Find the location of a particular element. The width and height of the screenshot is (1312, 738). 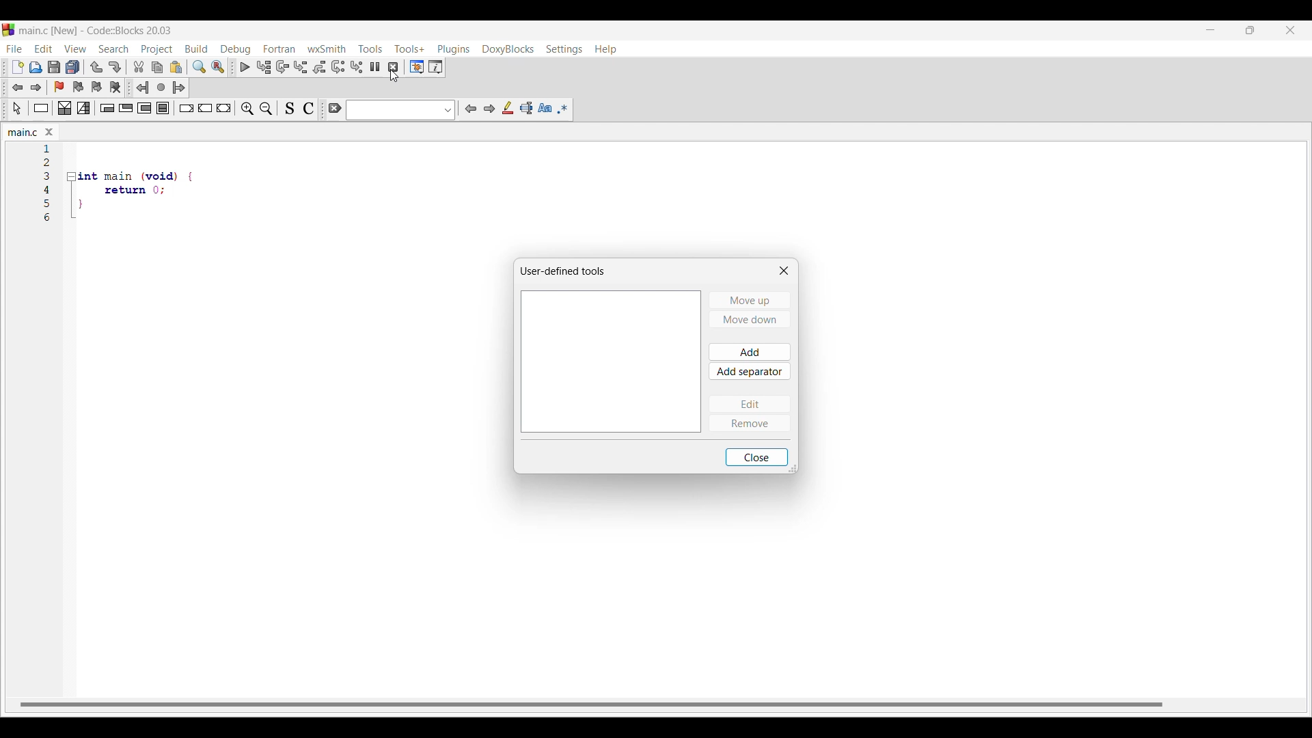

Highlight is located at coordinates (508, 108).